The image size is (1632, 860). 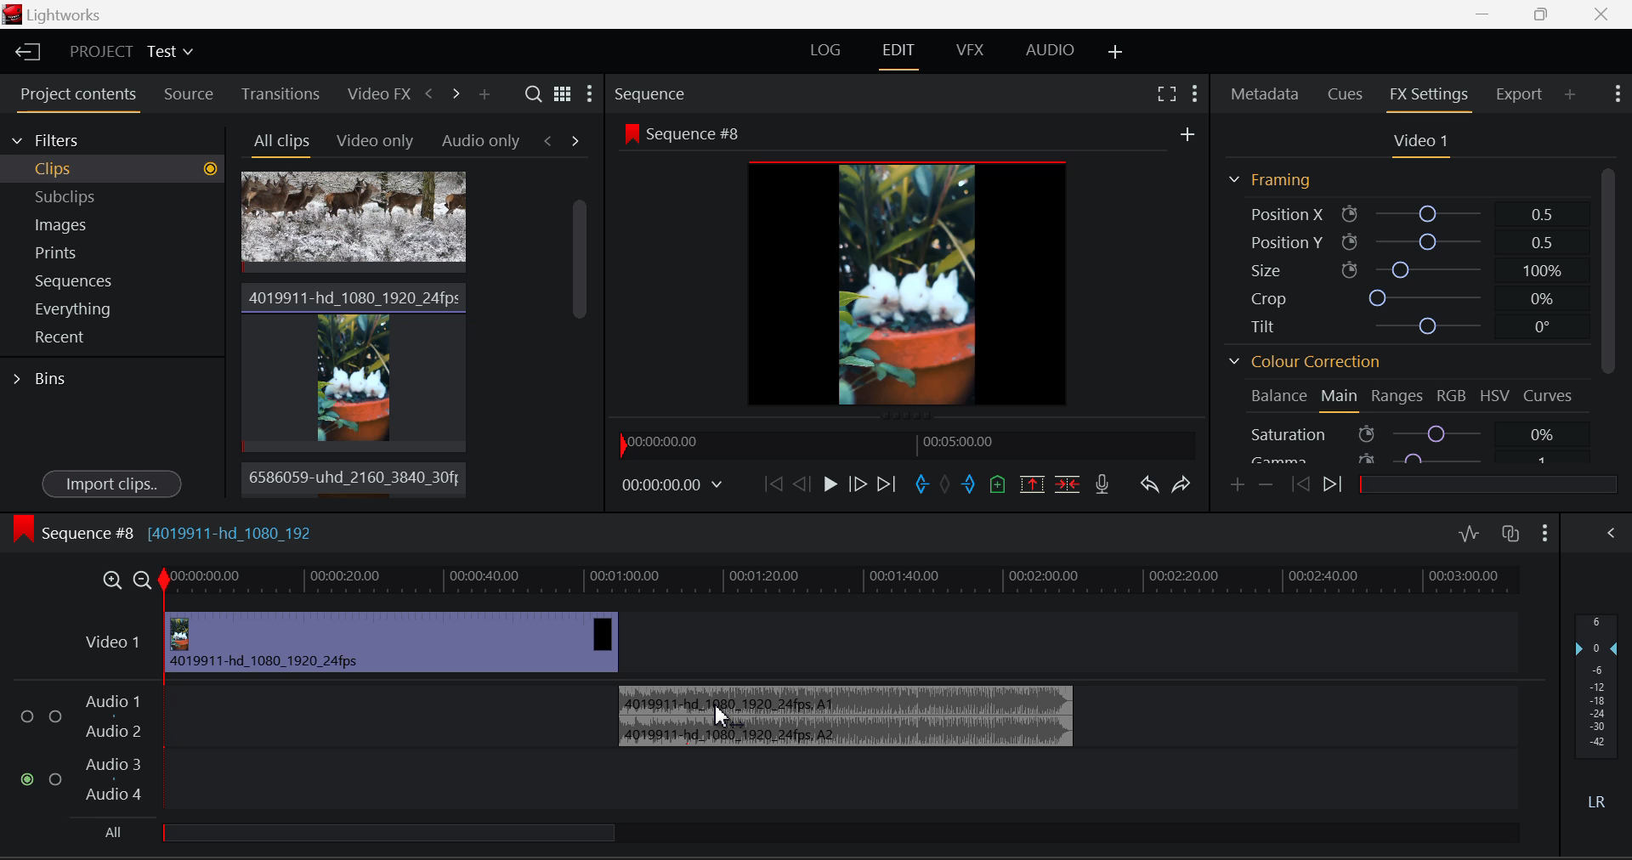 What do you see at coordinates (1266, 486) in the screenshot?
I see `Remove keyframe` at bounding box center [1266, 486].